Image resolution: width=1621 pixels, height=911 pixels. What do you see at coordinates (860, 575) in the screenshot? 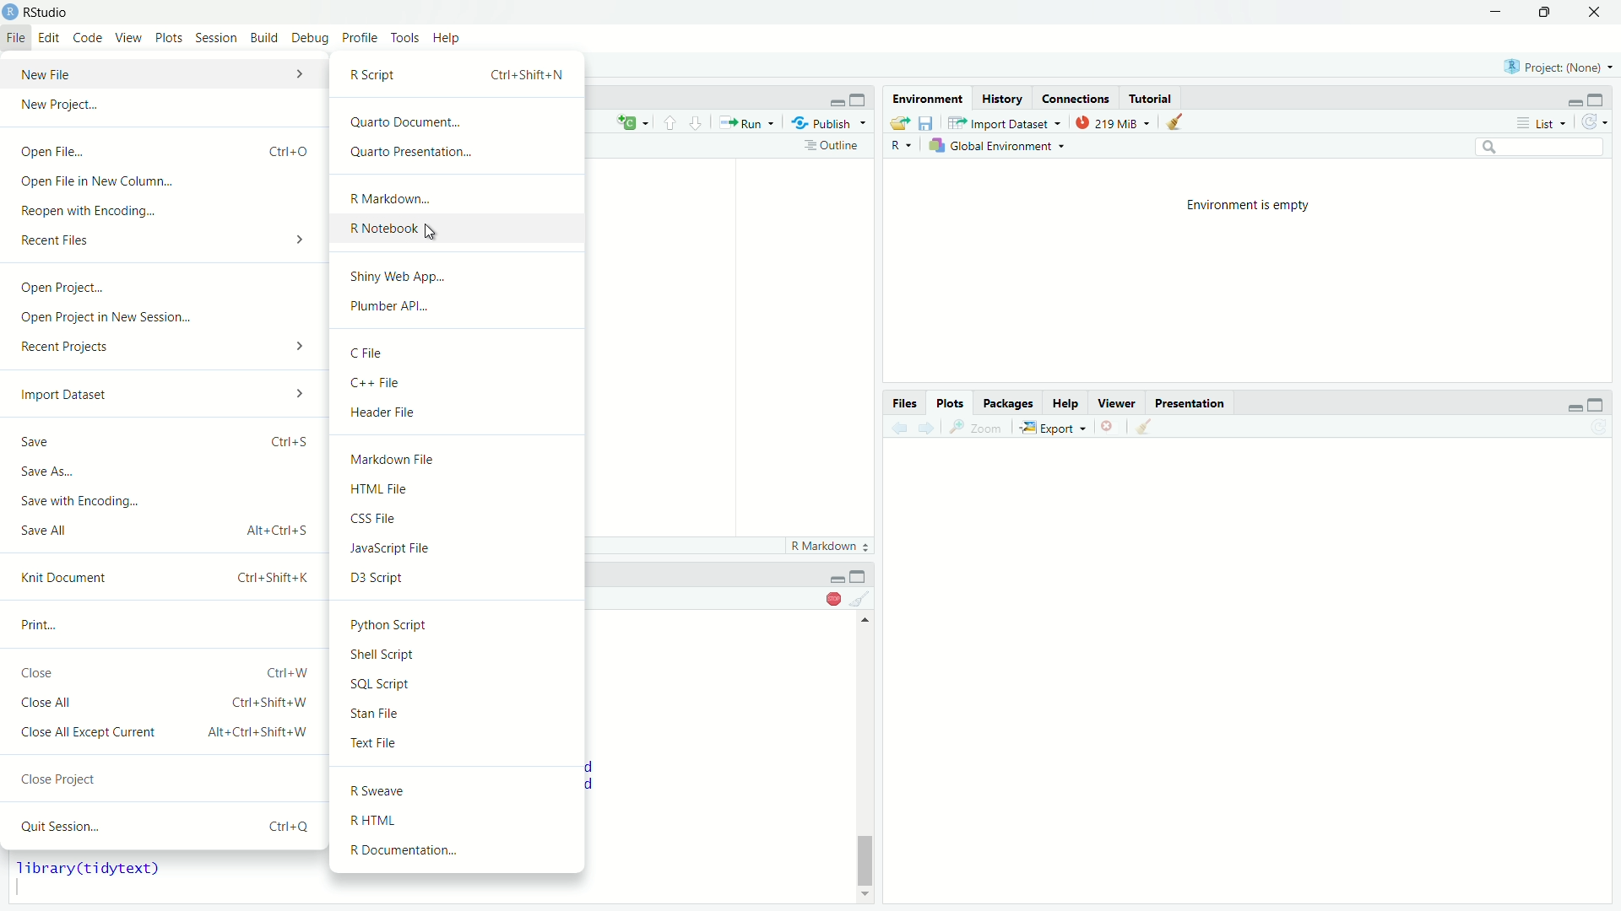
I see `minimize` at bounding box center [860, 575].